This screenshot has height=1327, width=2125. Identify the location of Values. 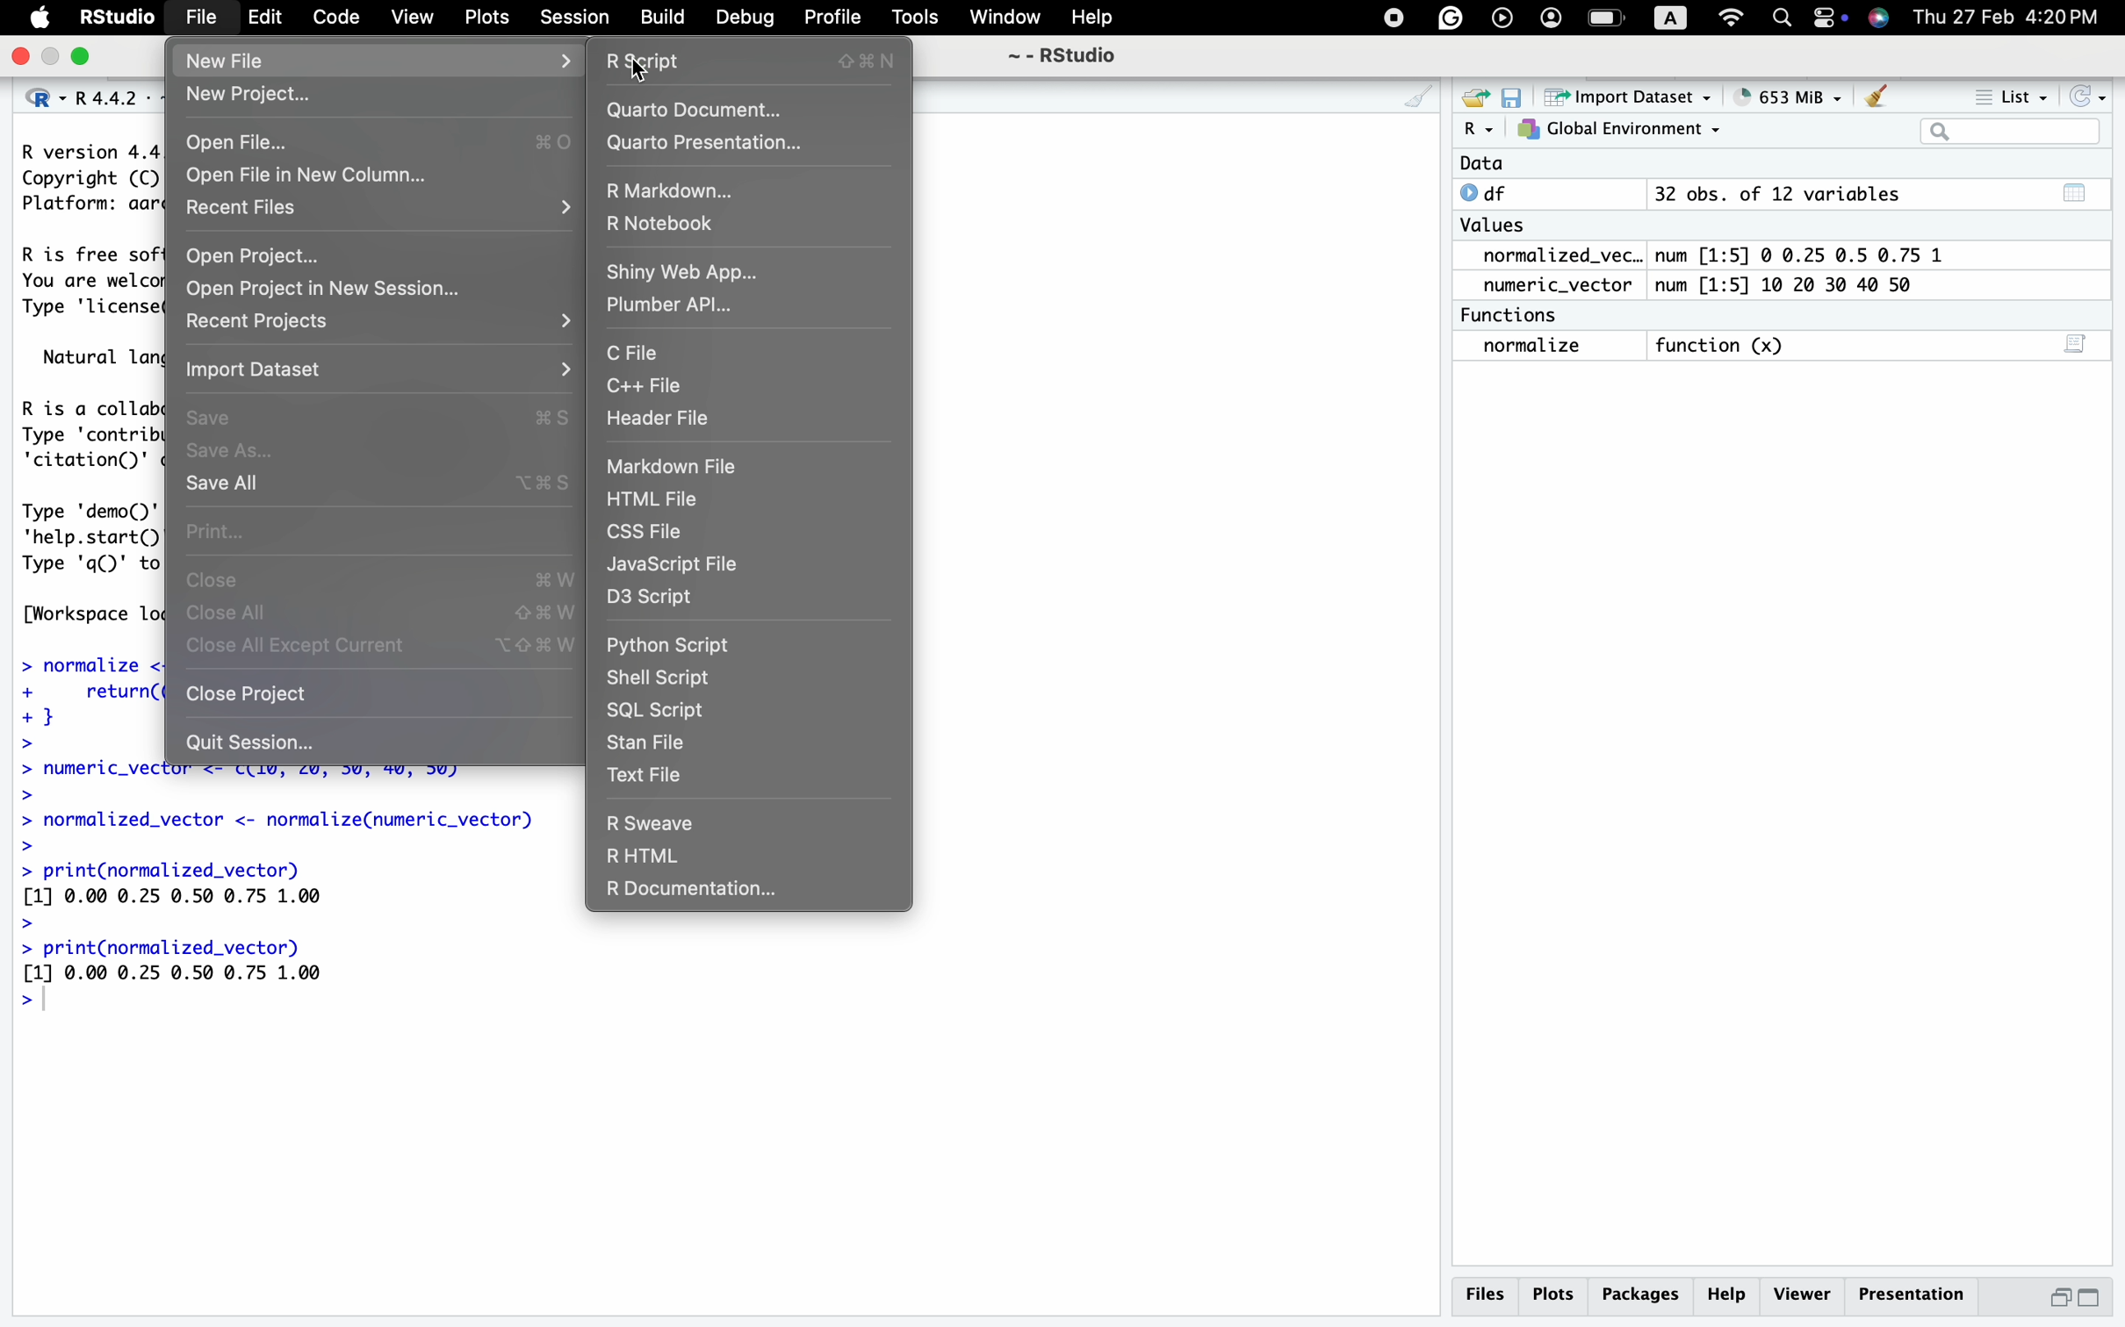
(1492, 229).